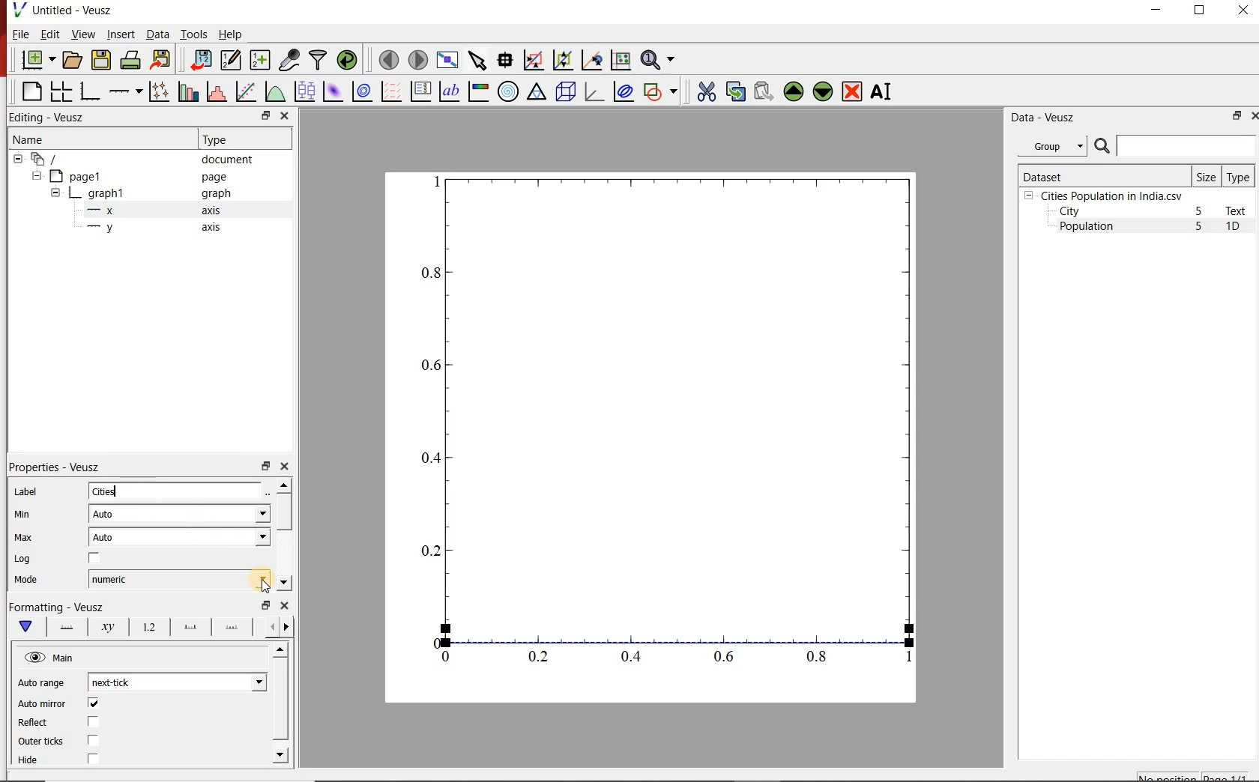 The width and height of the screenshot is (1259, 782). What do you see at coordinates (143, 193) in the screenshot?
I see `graph1` at bounding box center [143, 193].